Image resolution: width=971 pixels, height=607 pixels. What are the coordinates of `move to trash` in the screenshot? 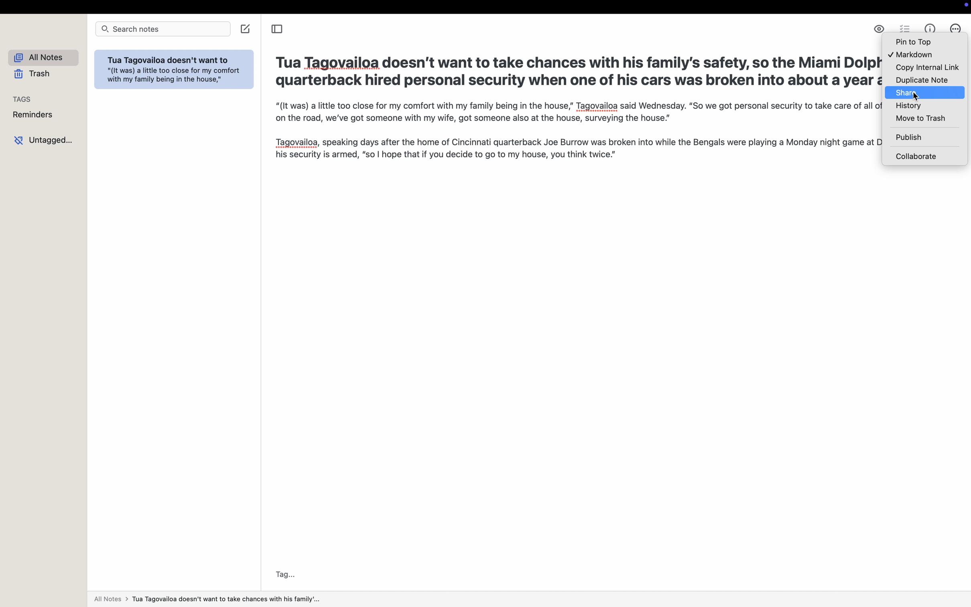 It's located at (924, 118).